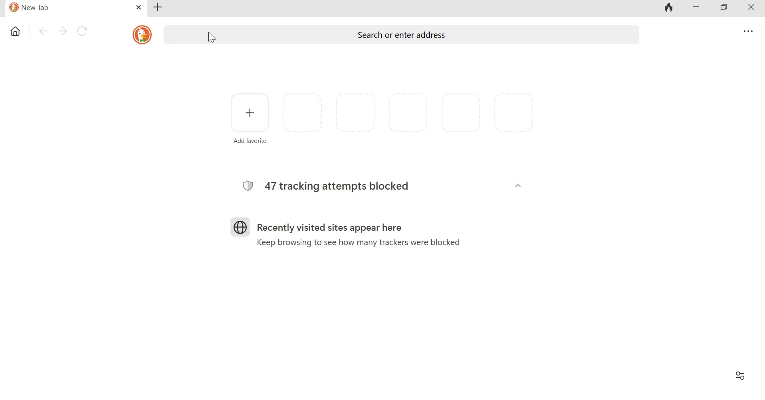 The image size is (765, 400). What do you see at coordinates (359, 243) in the screenshot?
I see `Keep browsing to see how many trackers were blocked` at bounding box center [359, 243].